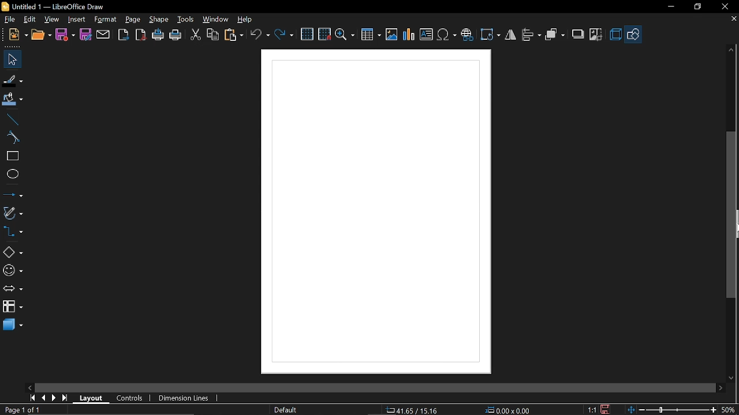  Describe the element at coordinates (12, 138) in the screenshot. I see `curve` at that location.